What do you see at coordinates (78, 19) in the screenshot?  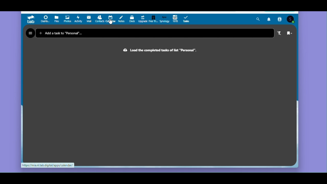 I see `Activity` at bounding box center [78, 19].